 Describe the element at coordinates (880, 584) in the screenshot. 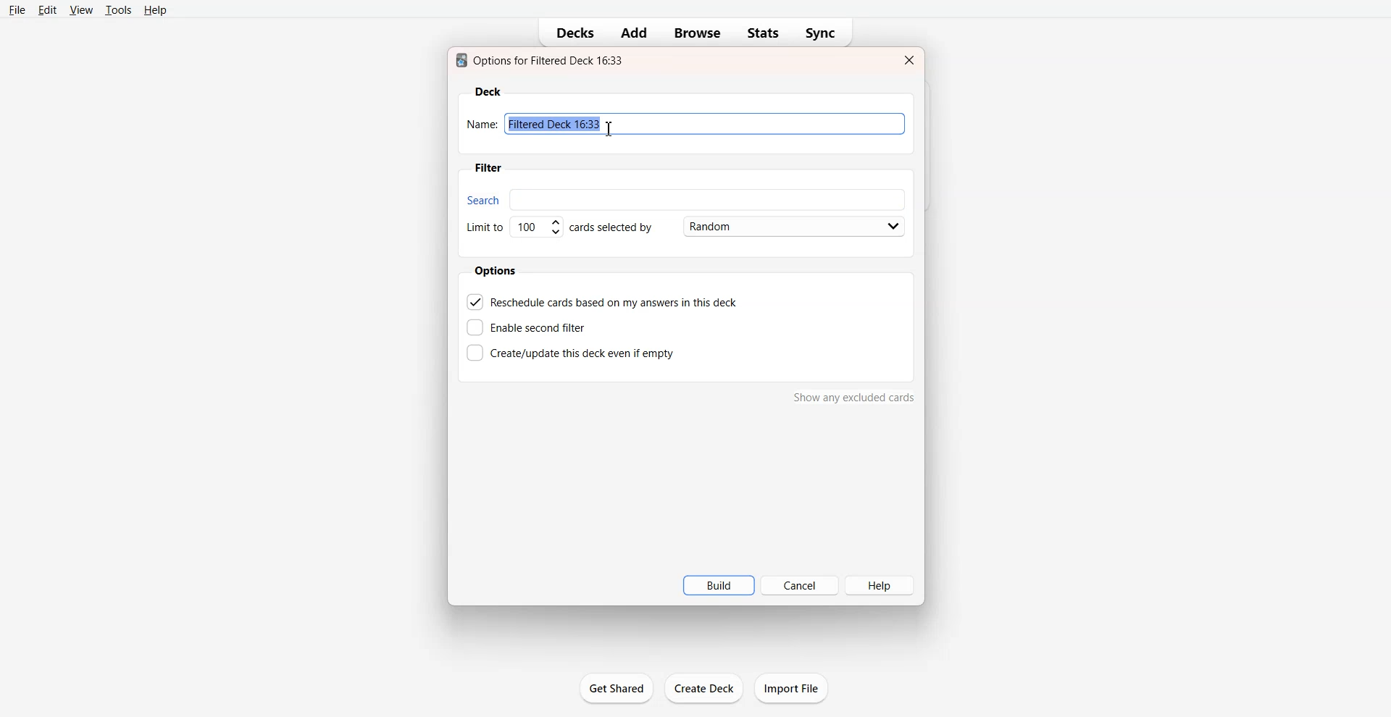

I see `Help` at that location.